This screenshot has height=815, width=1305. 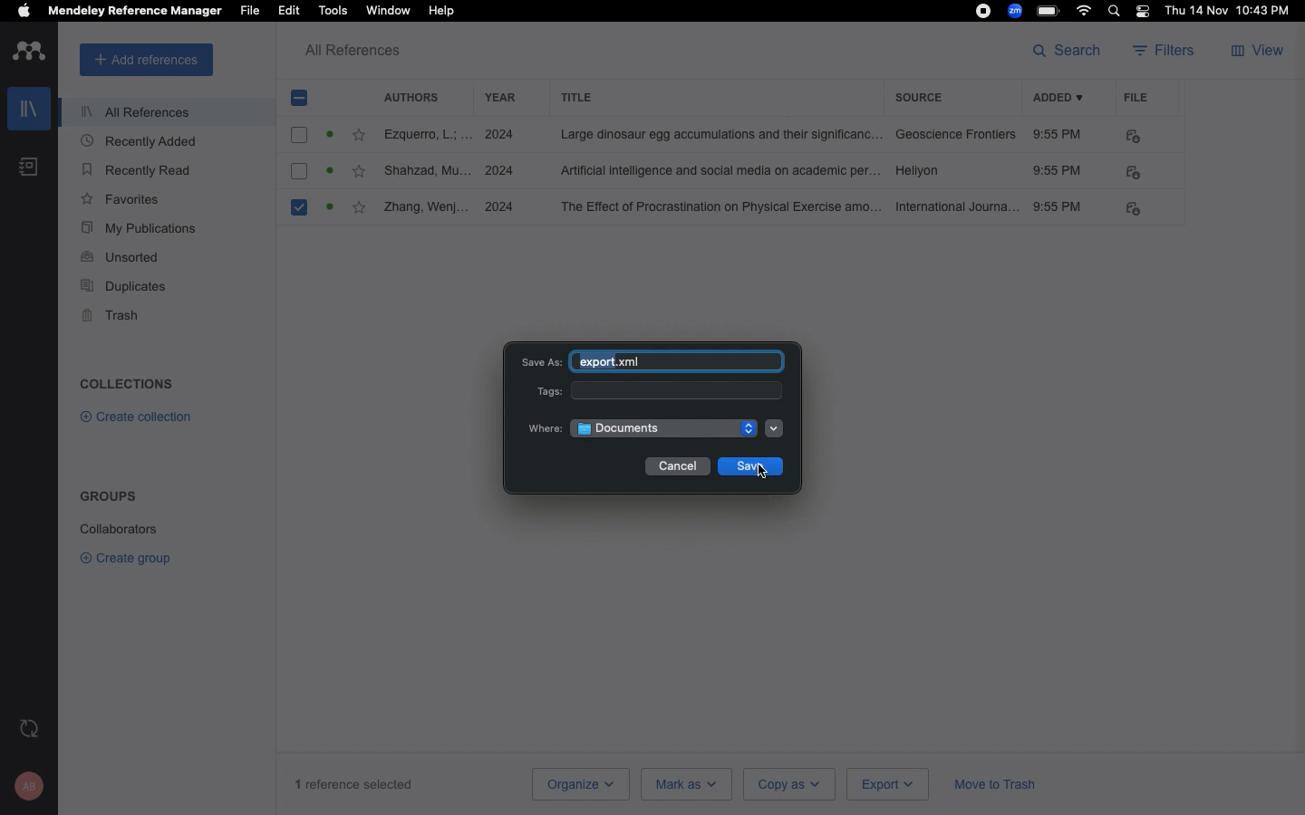 I want to click on Documents, so click(x=665, y=427).